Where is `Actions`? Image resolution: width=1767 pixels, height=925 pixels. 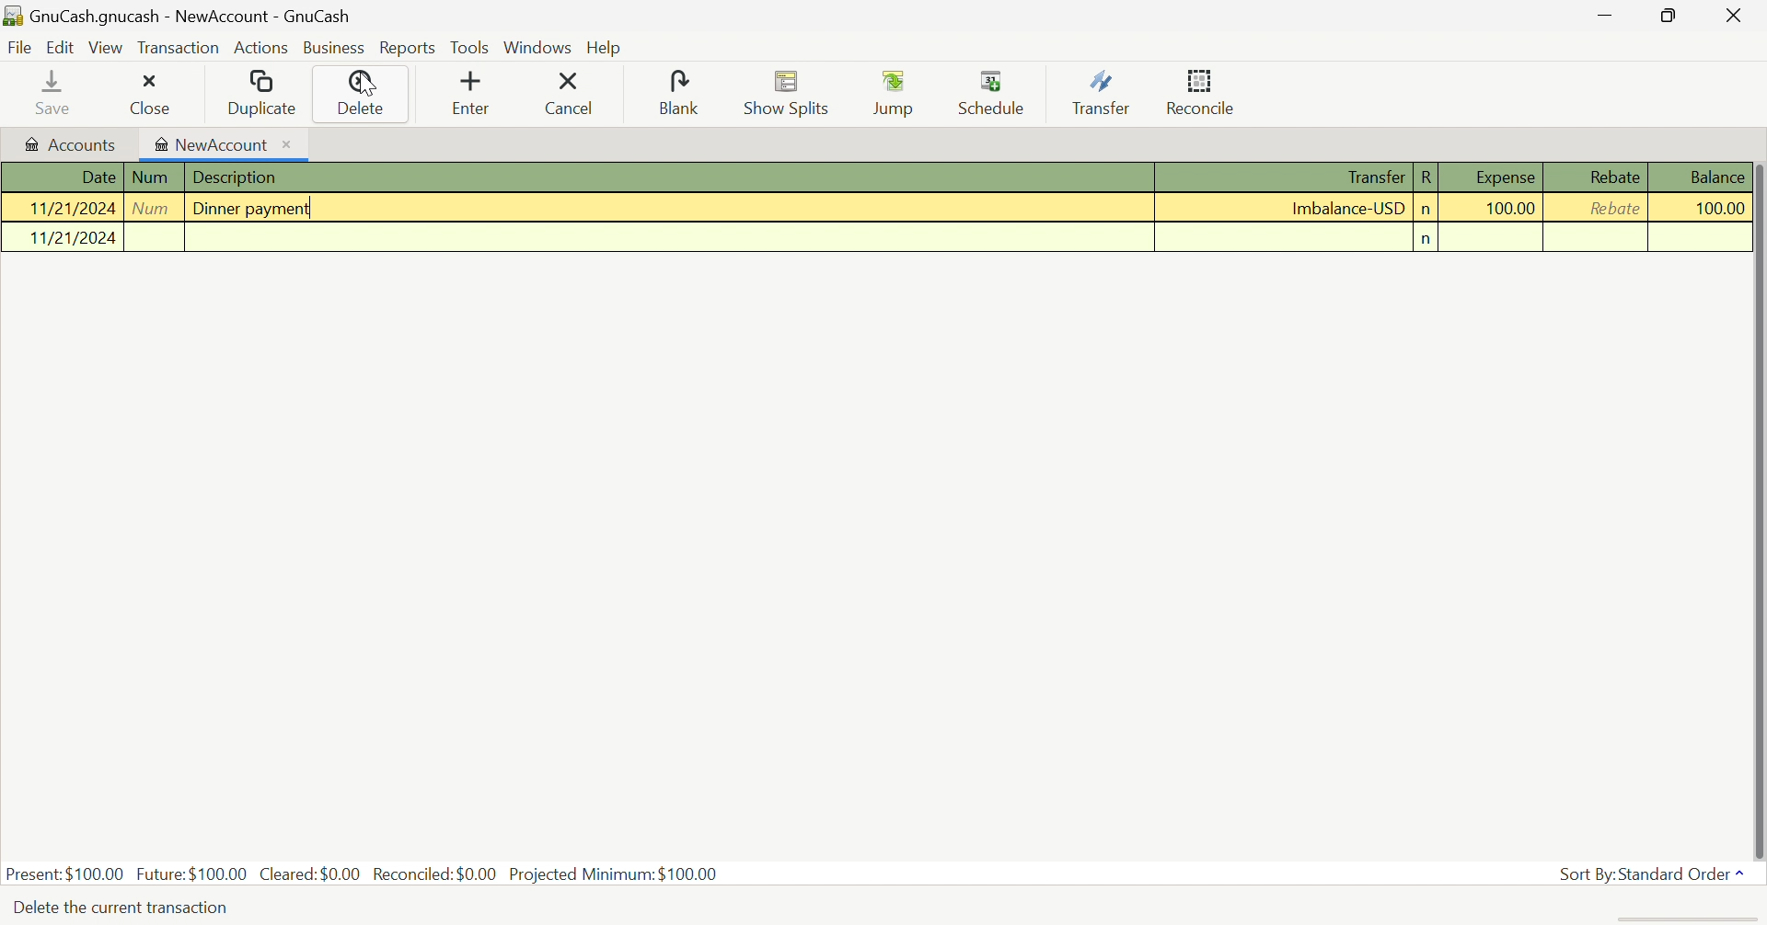 Actions is located at coordinates (261, 48).